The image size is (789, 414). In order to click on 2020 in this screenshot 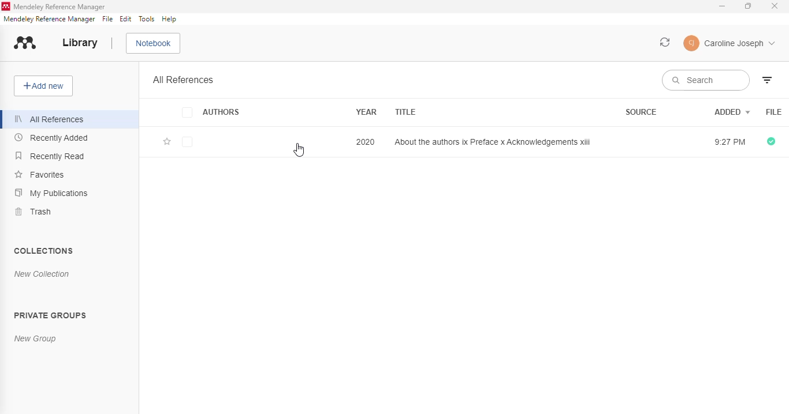, I will do `click(366, 141)`.